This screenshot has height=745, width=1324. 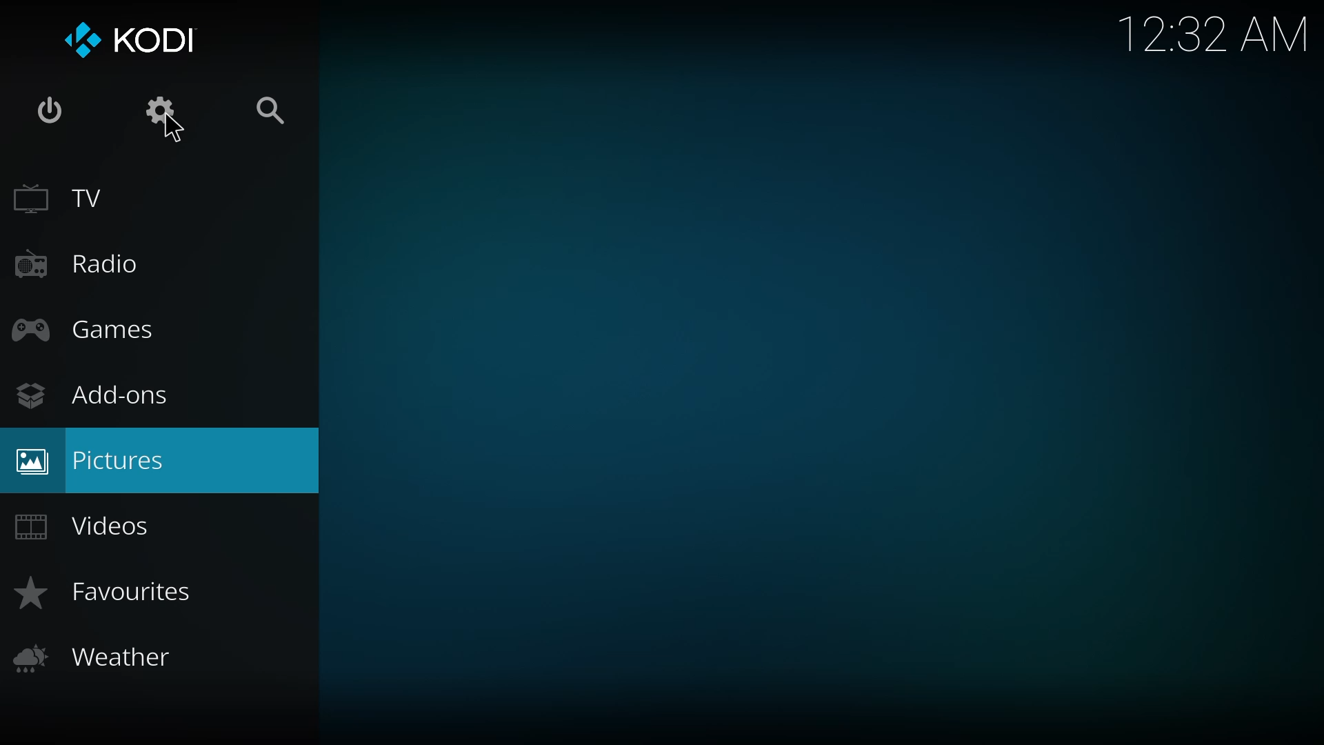 I want to click on radio, so click(x=83, y=264).